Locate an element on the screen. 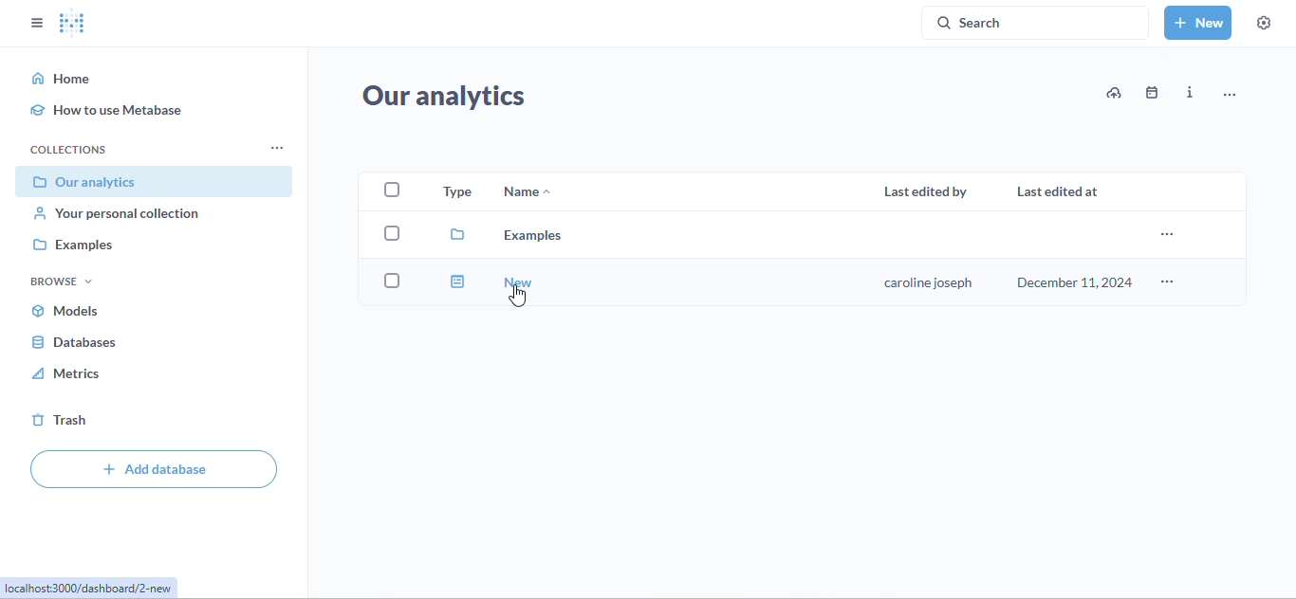 The image size is (1296, 599). collections is located at coordinates (69, 150).